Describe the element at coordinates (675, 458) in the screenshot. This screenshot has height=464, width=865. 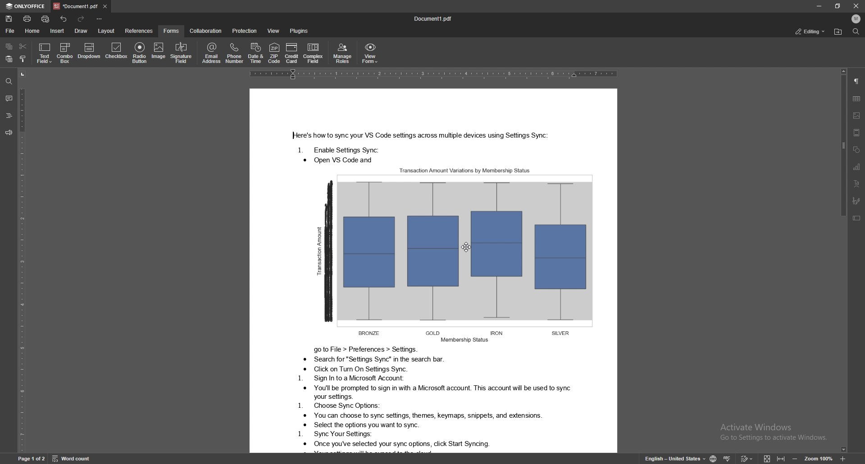
I see `change text language` at that location.